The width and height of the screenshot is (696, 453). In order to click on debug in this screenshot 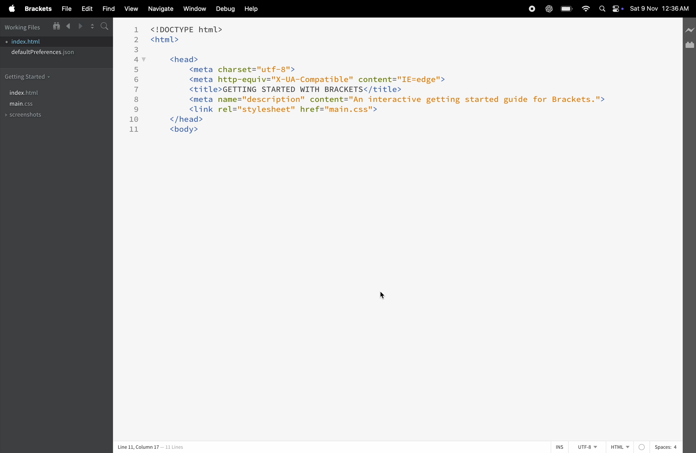, I will do `click(224, 9)`.